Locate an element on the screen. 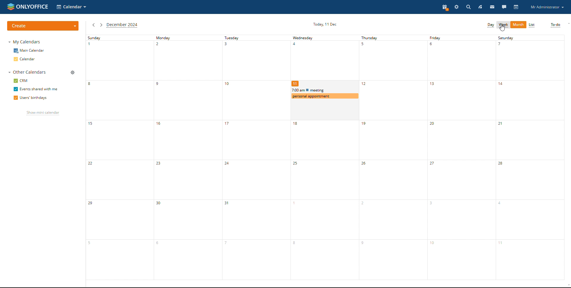 This screenshot has width=571, height=288. cursor is located at coordinates (502, 28).